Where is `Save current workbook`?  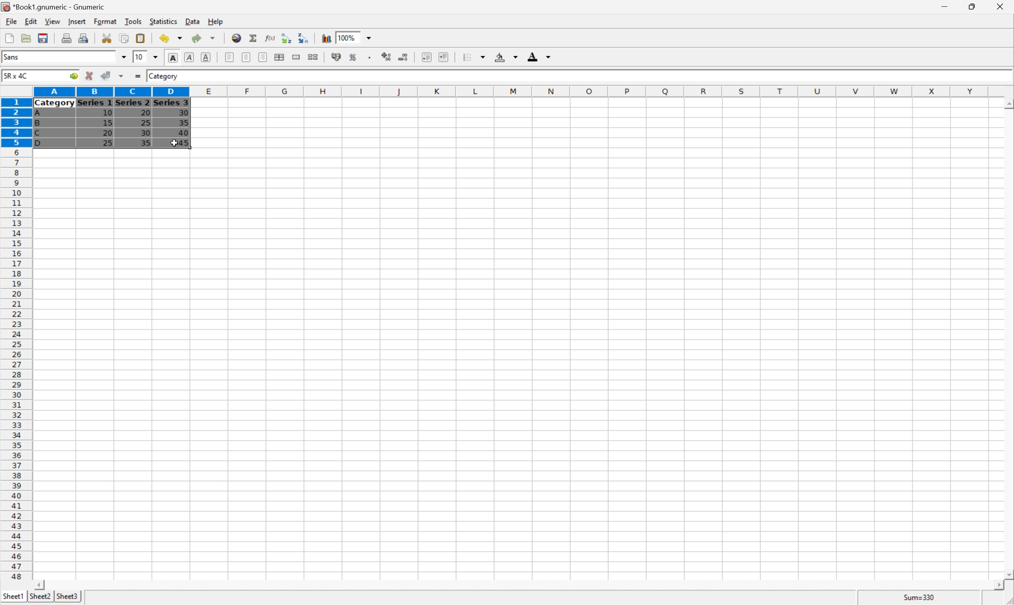
Save current workbook is located at coordinates (42, 38).